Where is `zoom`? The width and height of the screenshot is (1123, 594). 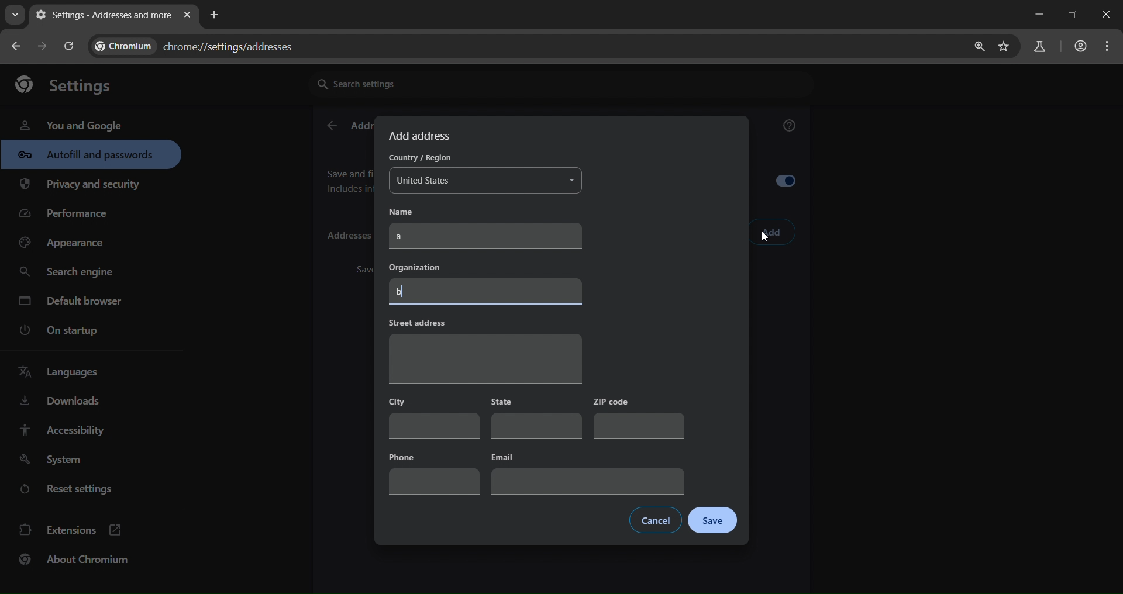 zoom is located at coordinates (976, 47).